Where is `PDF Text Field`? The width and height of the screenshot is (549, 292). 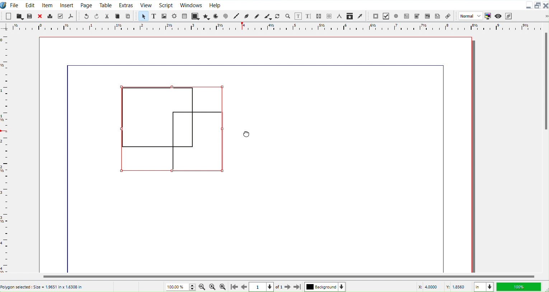
PDF Text Field is located at coordinates (407, 16).